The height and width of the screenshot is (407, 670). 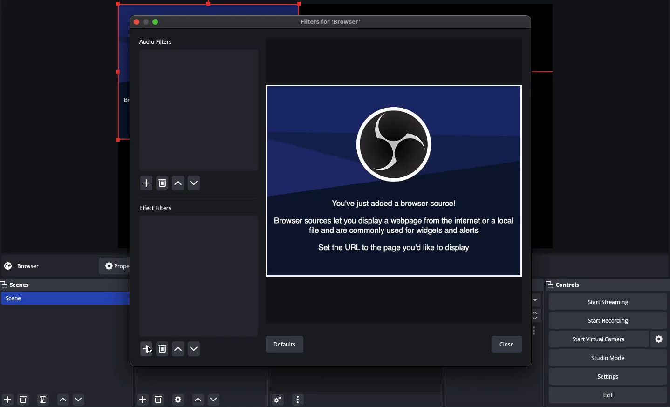 I want to click on Audio filters, so click(x=157, y=41).